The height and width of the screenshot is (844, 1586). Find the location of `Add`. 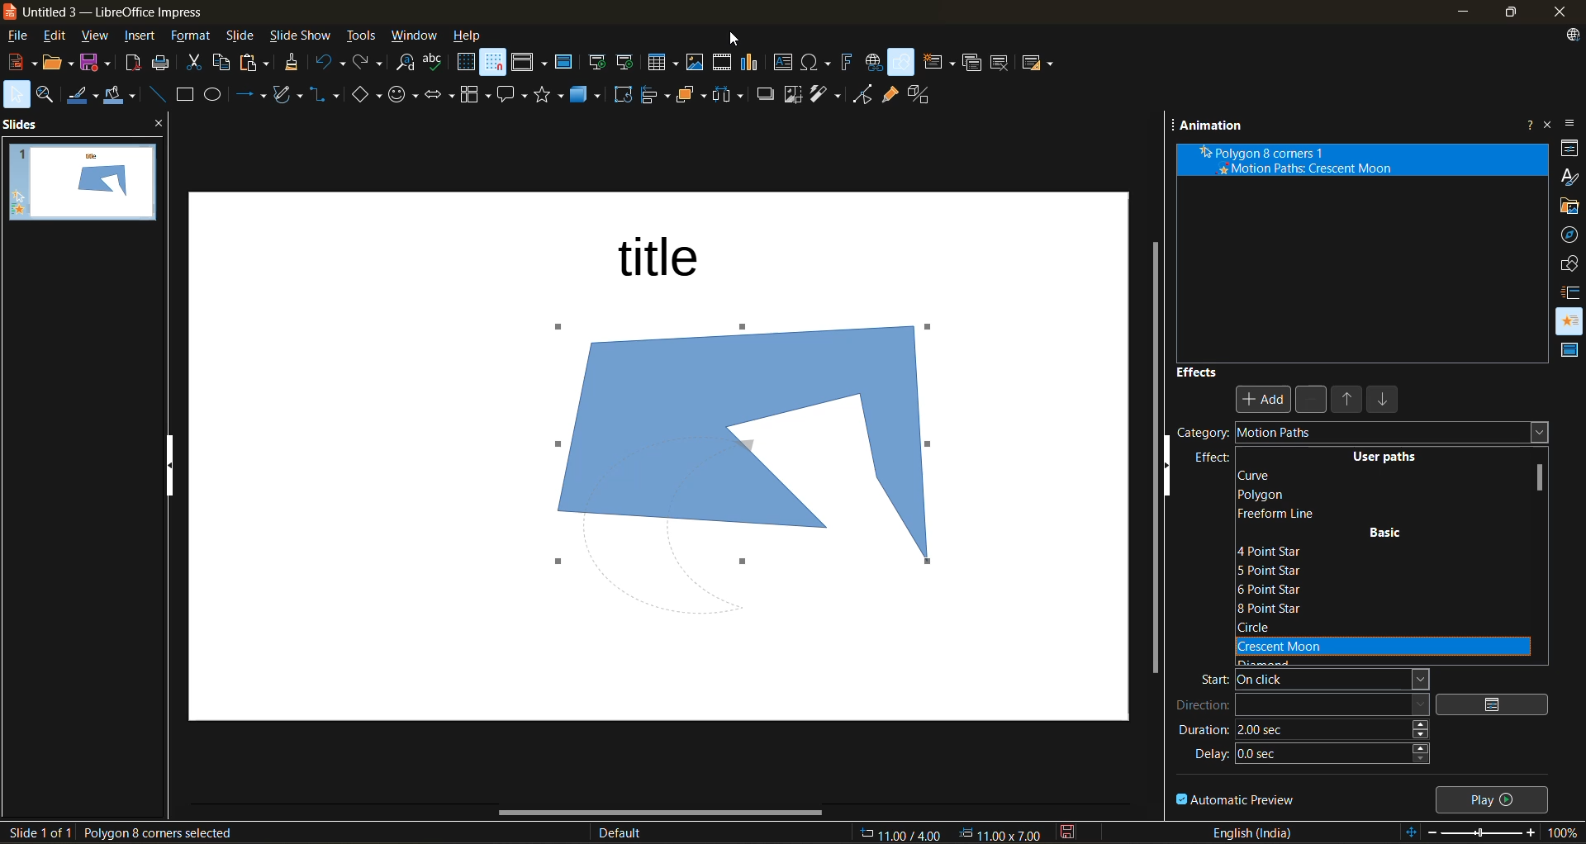

Add is located at coordinates (1266, 402).